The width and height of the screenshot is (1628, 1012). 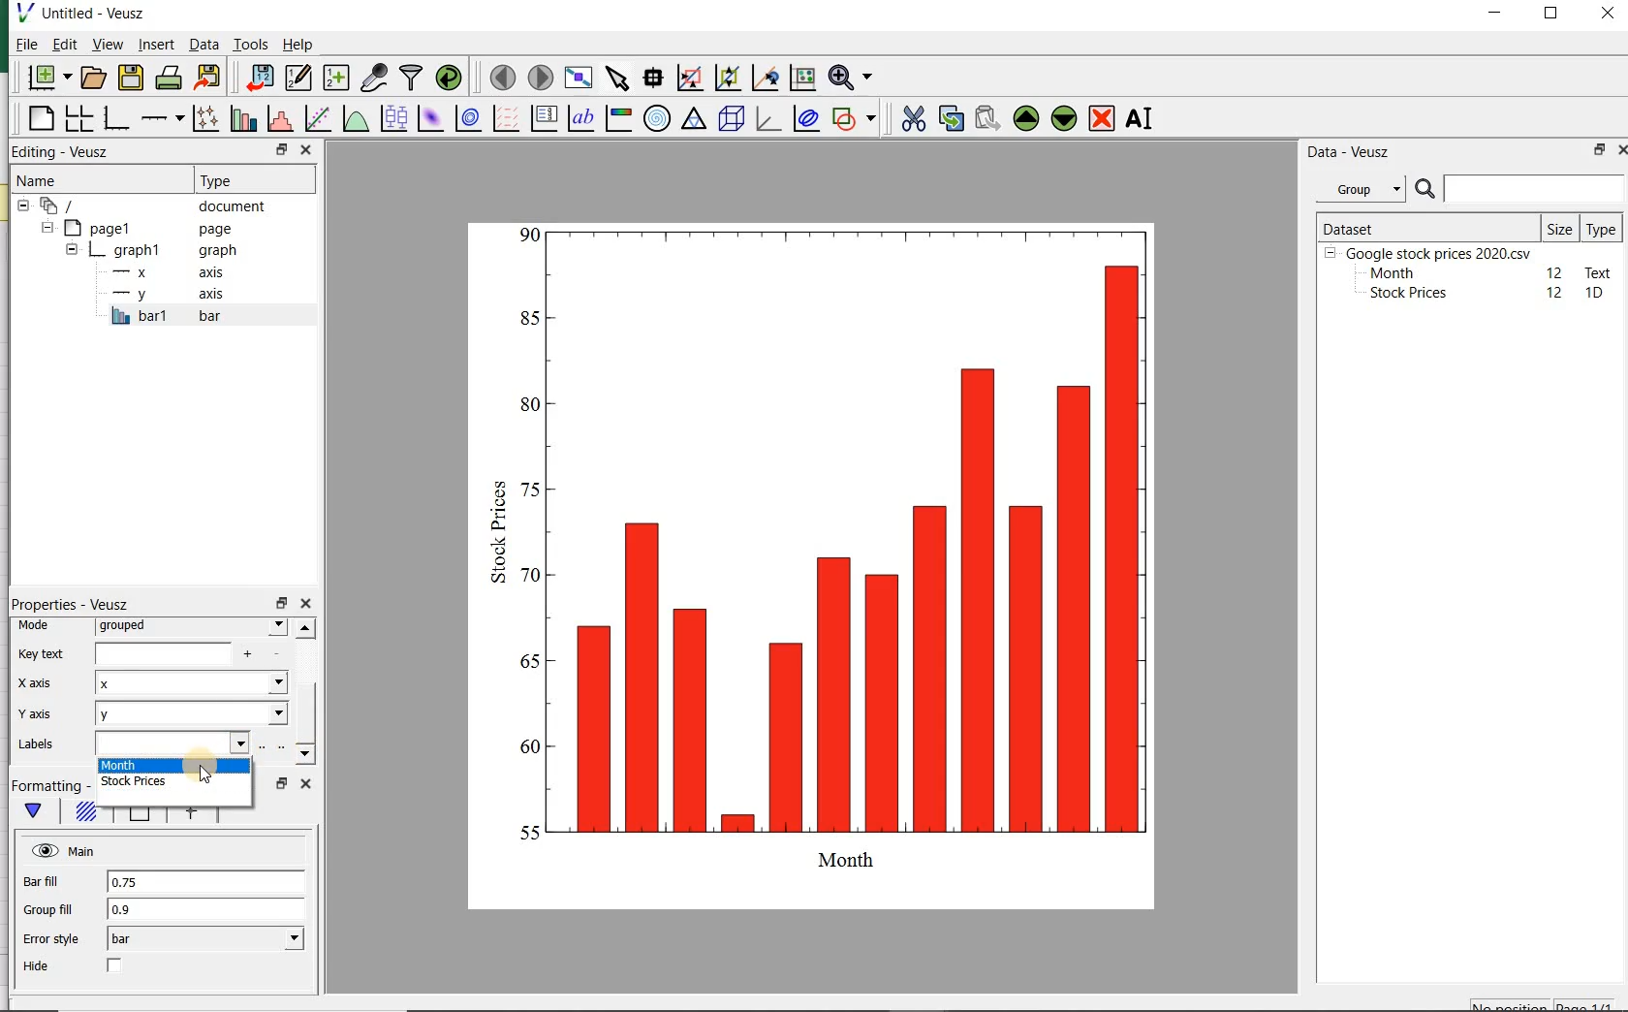 What do you see at coordinates (300, 47) in the screenshot?
I see `Help` at bounding box center [300, 47].